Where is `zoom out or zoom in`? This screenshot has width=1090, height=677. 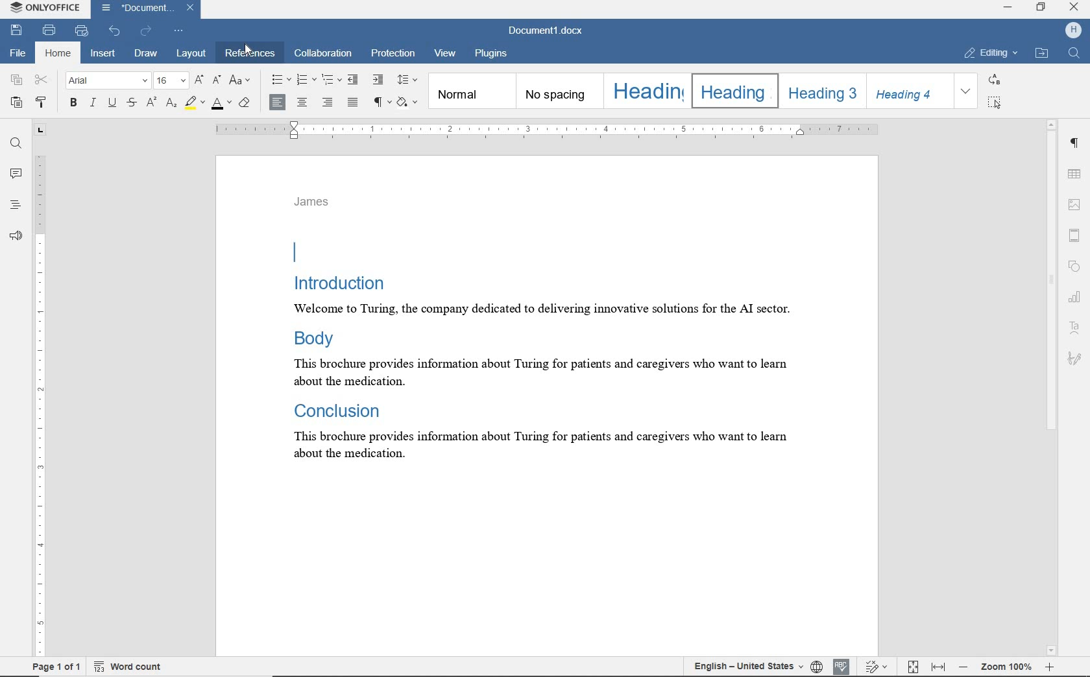
zoom out or zoom in is located at coordinates (1005, 666).